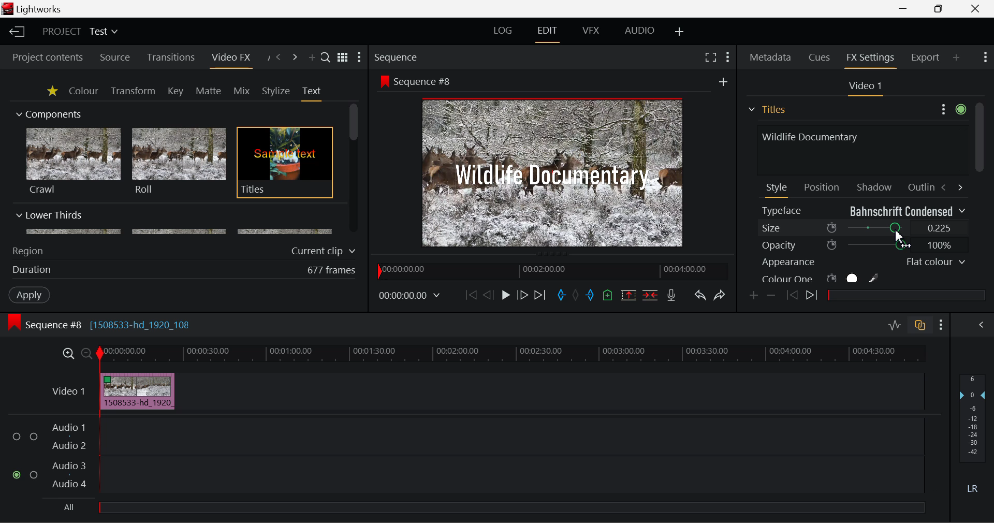  What do you see at coordinates (34, 438) in the screenshot?
I see `checkbox` at bounding box center [34, 438].